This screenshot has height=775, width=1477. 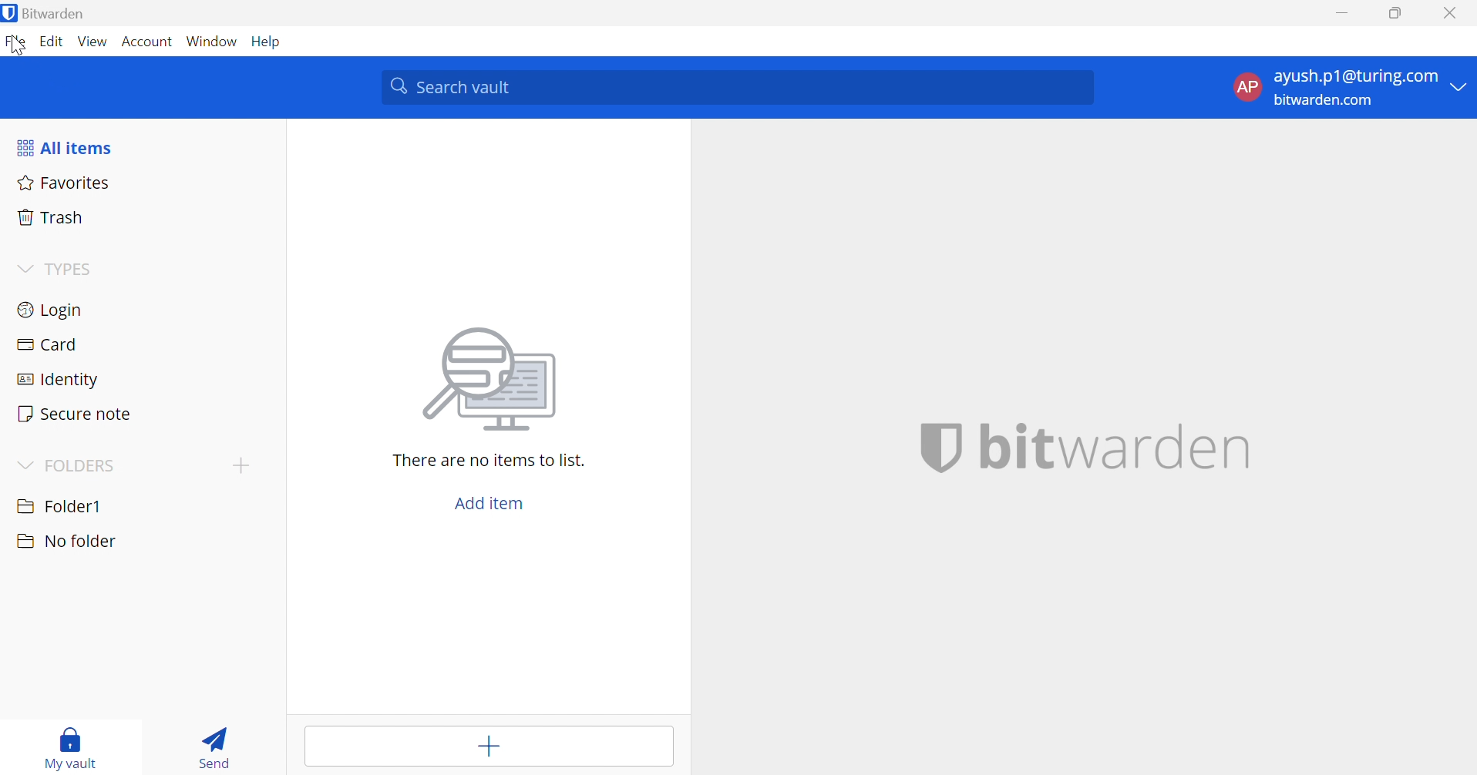 I want to click on There are no items to list, so click(x=491, y=461).